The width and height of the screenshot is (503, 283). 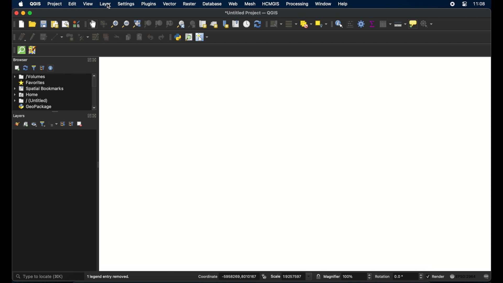 I want to click on edit, so click(x=73, y=4).